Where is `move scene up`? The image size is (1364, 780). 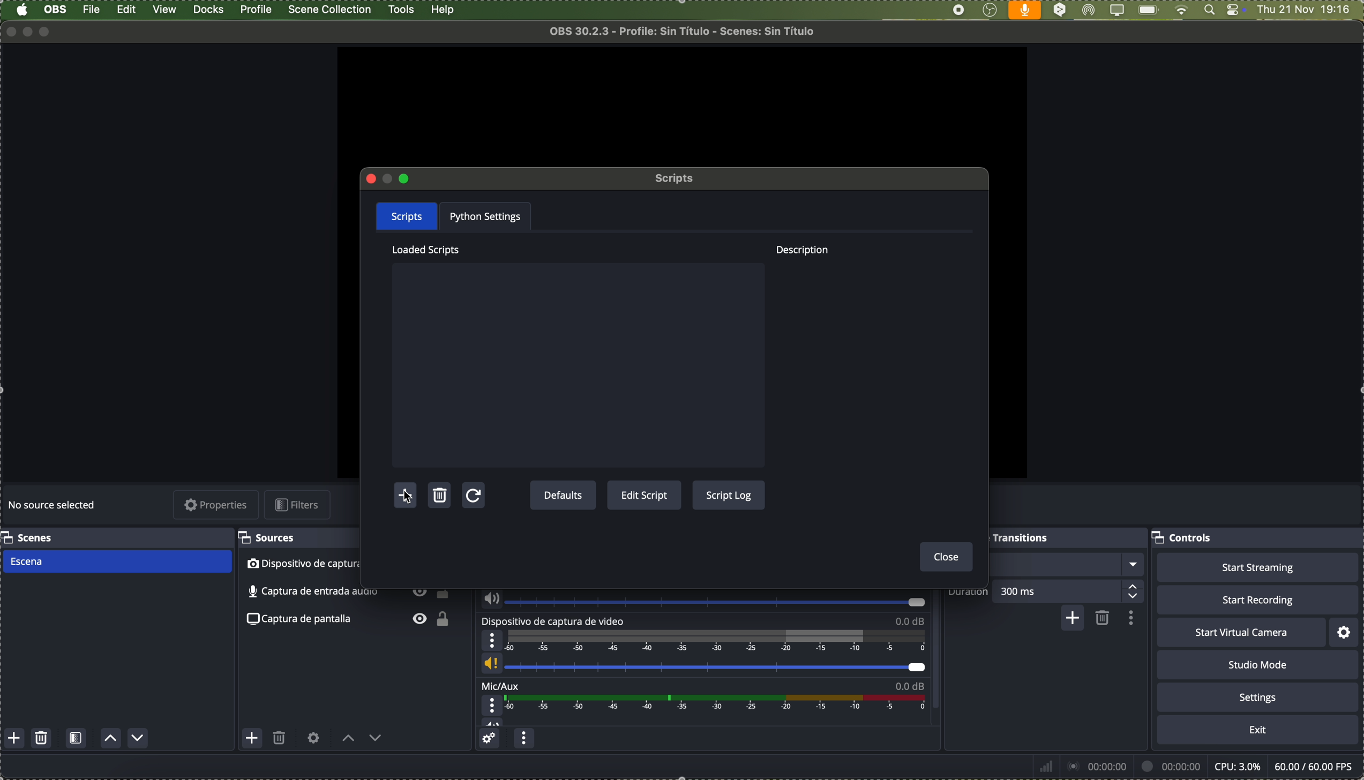
move scene up is located at coordinates (111, 739).